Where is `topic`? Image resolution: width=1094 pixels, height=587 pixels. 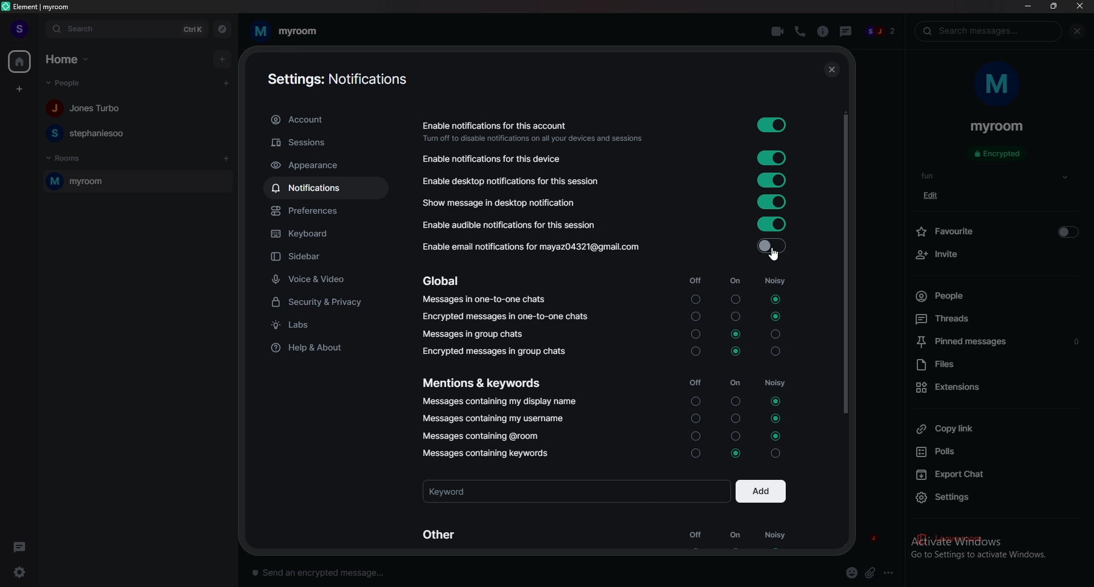 topic is located at coordinates (936, 176).